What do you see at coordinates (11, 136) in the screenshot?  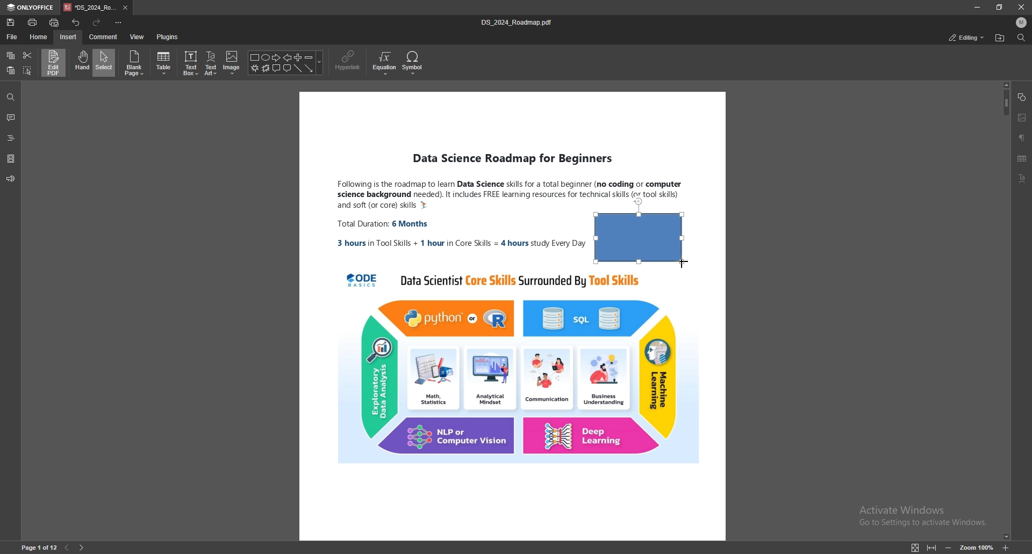 I see `headings` at bounding box center [11, 136].